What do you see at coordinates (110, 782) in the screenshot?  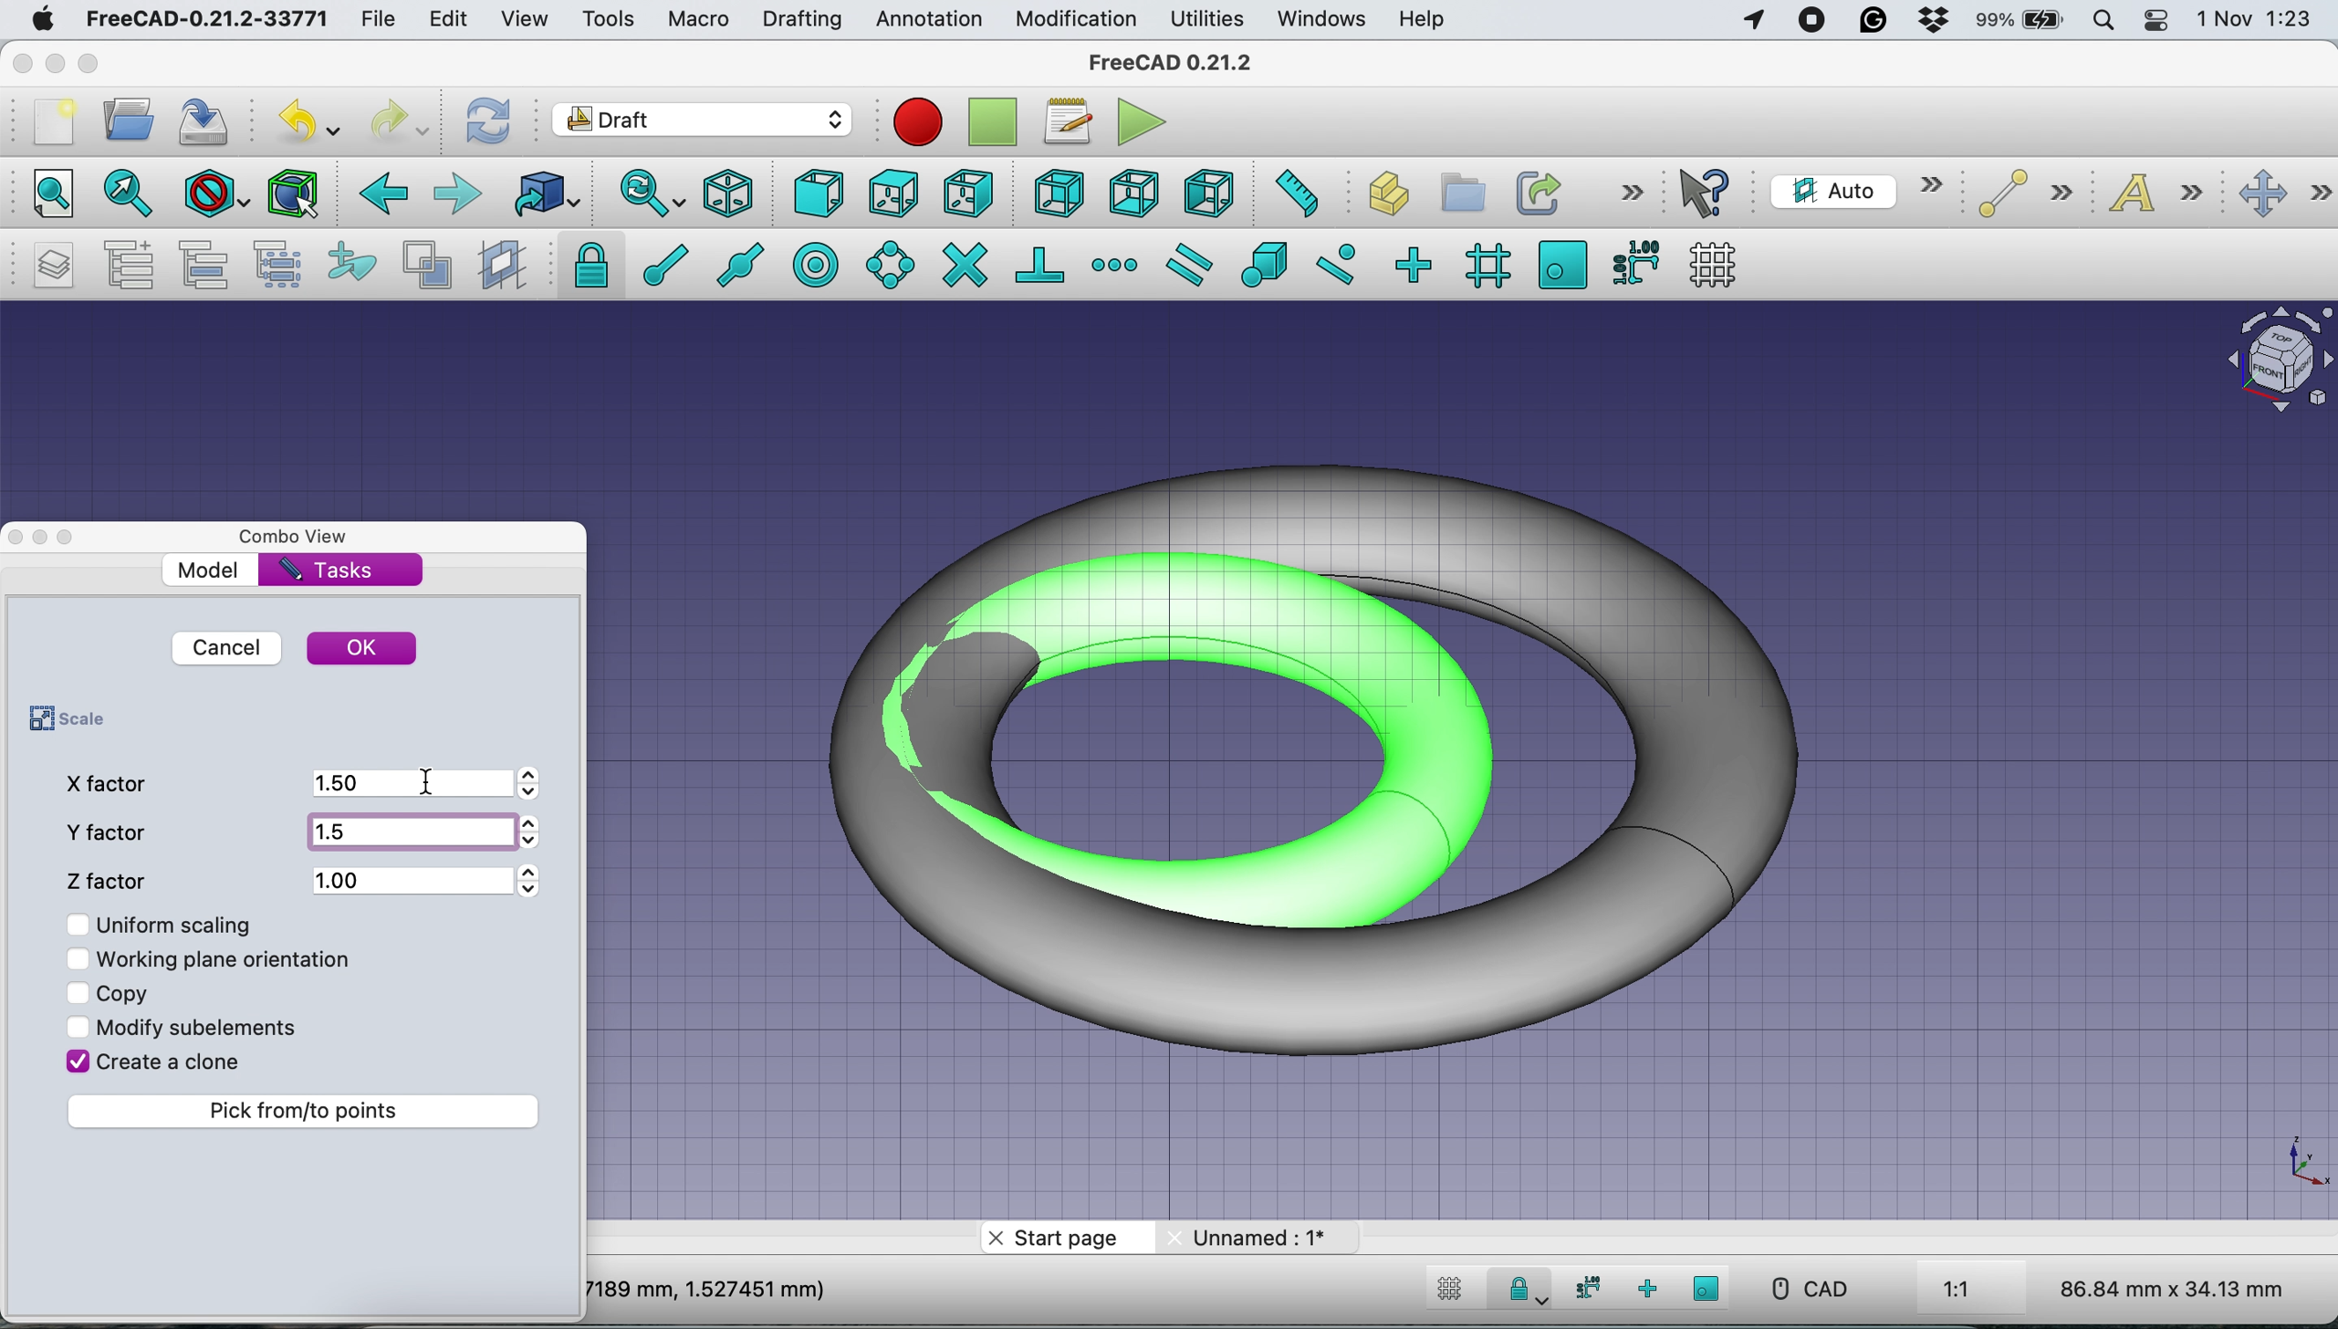 I see `x factor` at bounding box center [110, 782].